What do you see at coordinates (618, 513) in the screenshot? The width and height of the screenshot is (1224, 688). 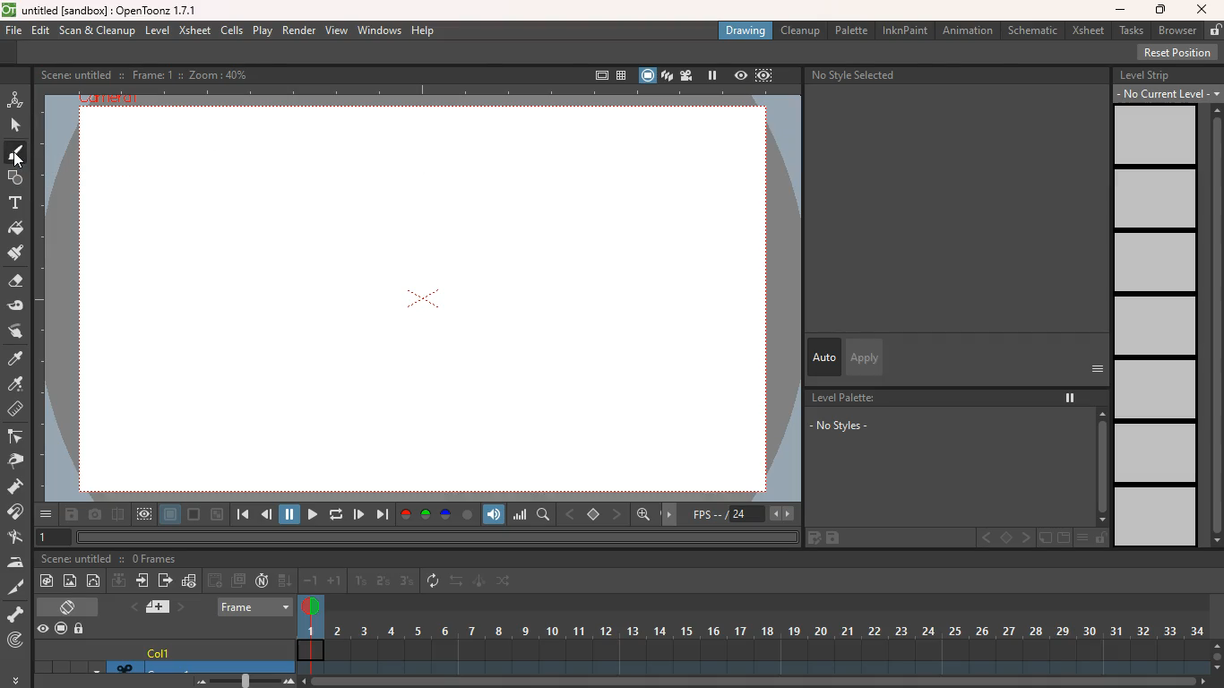 I see `front` at bounding box center [618, 513].